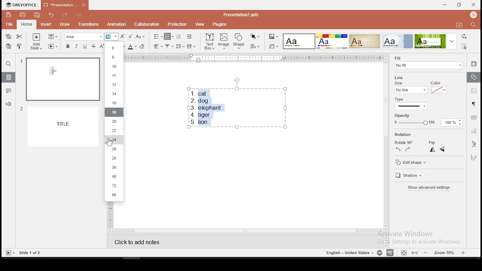  I want to click on minimize, so click(445, 5).